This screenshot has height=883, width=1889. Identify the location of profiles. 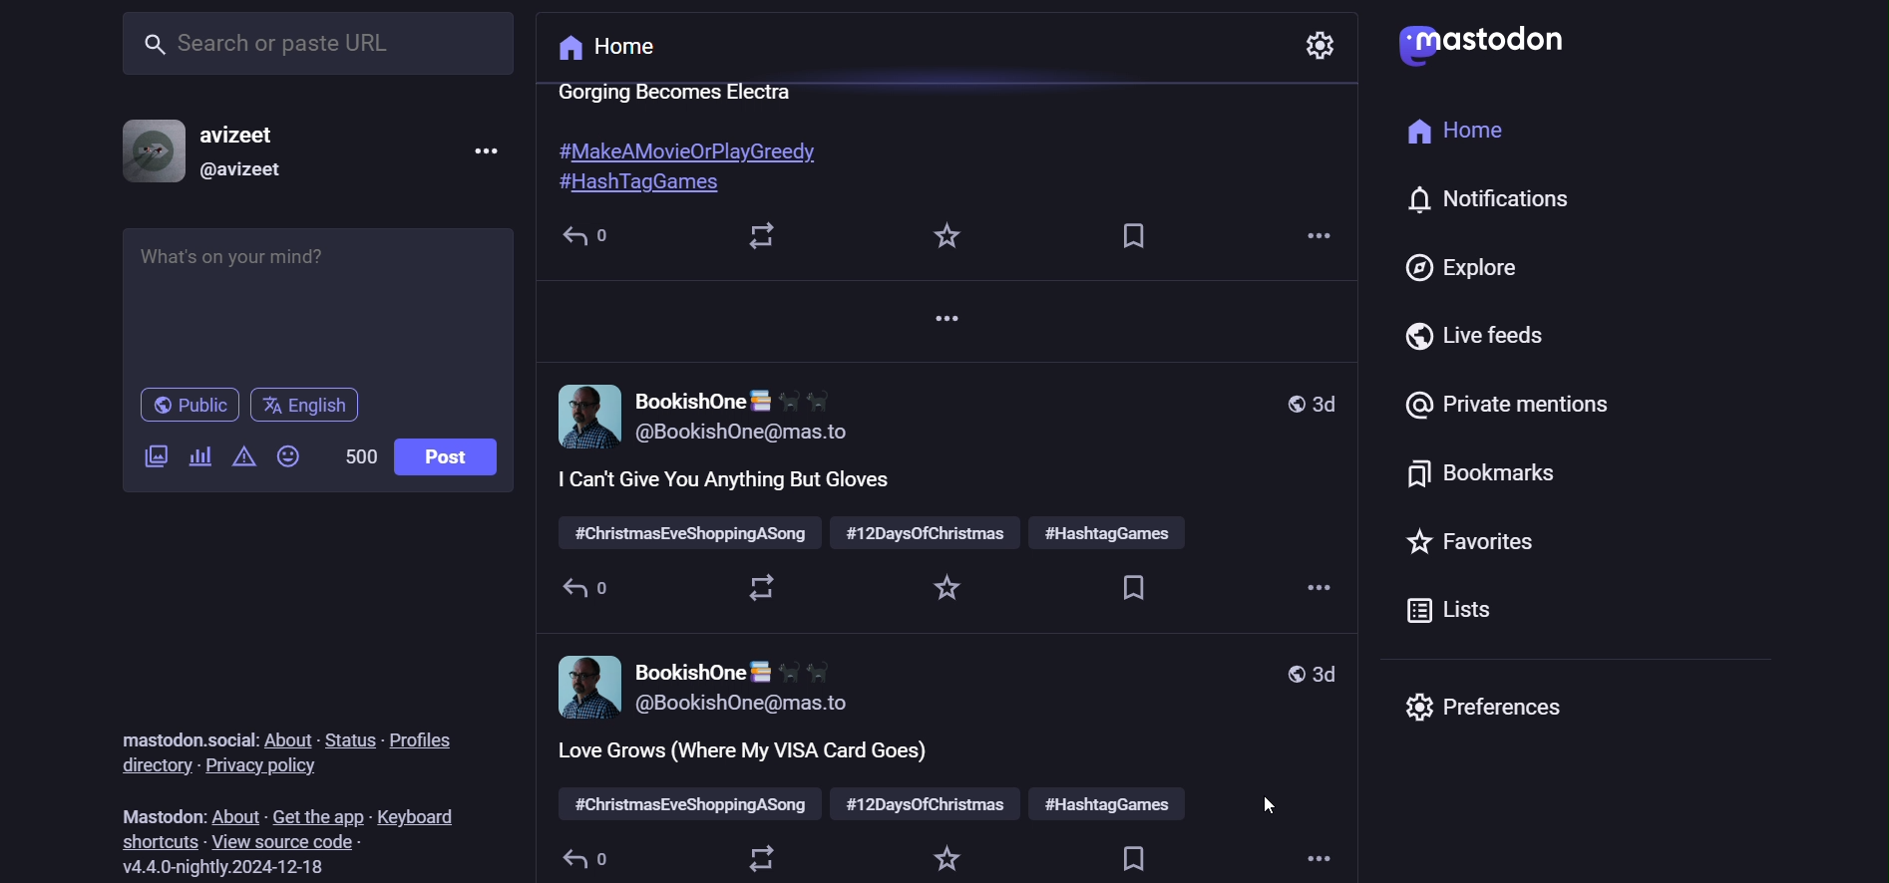
(426, 739).